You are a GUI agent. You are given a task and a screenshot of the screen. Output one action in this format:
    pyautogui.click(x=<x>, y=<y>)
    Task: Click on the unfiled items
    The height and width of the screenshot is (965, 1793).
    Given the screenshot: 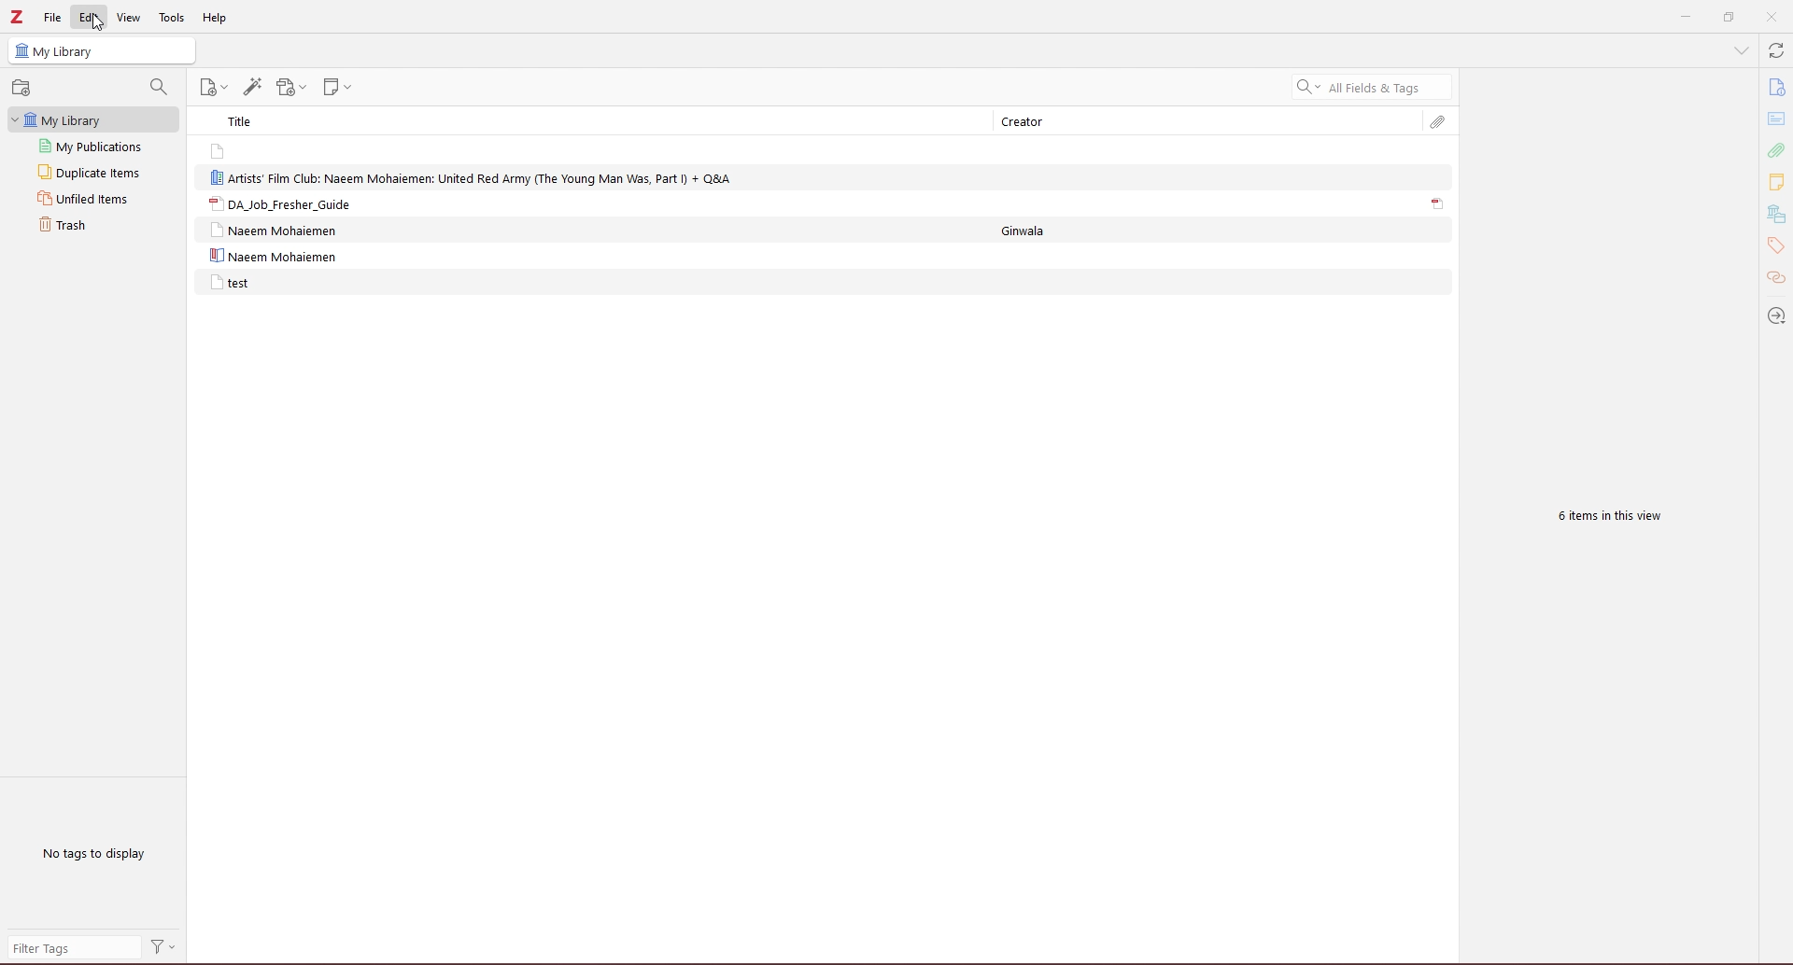 What is the action you would take?
    pyautogui.click(x=91, y=199)
    